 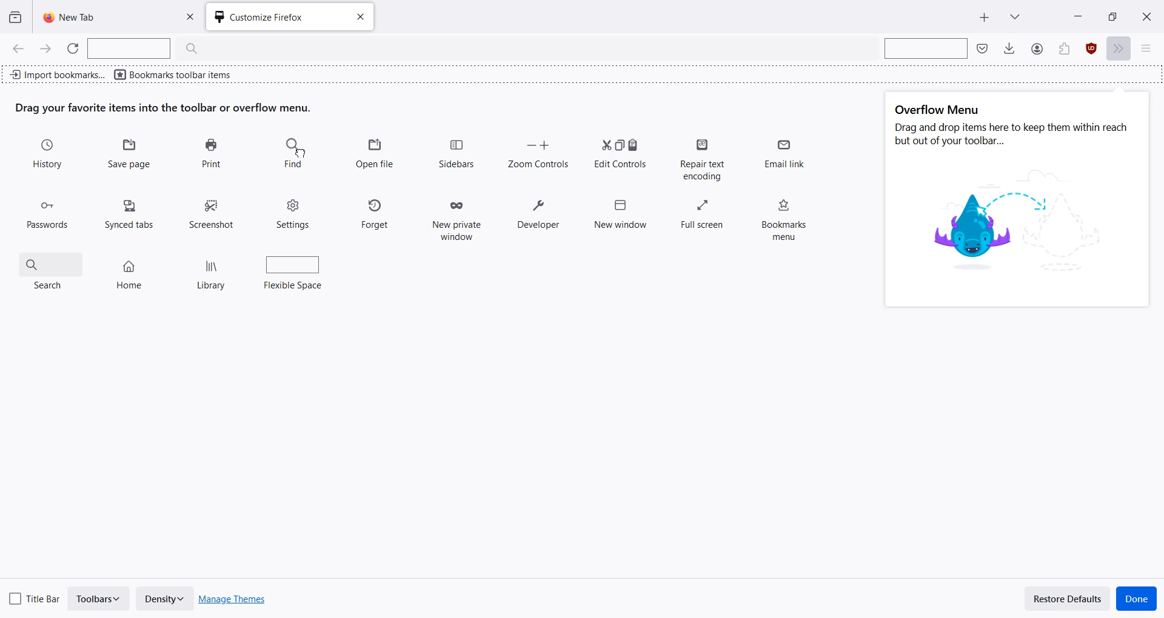 What do you see at coordinates (164, 108) in the screenshot?
I see `Text` at bounding box center [164, 108].